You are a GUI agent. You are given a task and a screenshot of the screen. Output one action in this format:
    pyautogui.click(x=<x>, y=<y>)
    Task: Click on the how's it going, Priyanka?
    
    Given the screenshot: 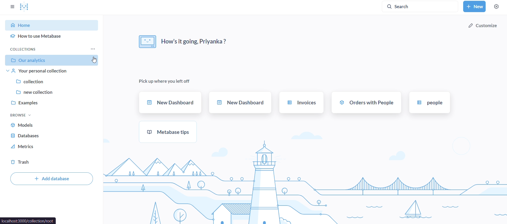 What is the action you would take?
    pyautogui.click(x=183, y=41)
    